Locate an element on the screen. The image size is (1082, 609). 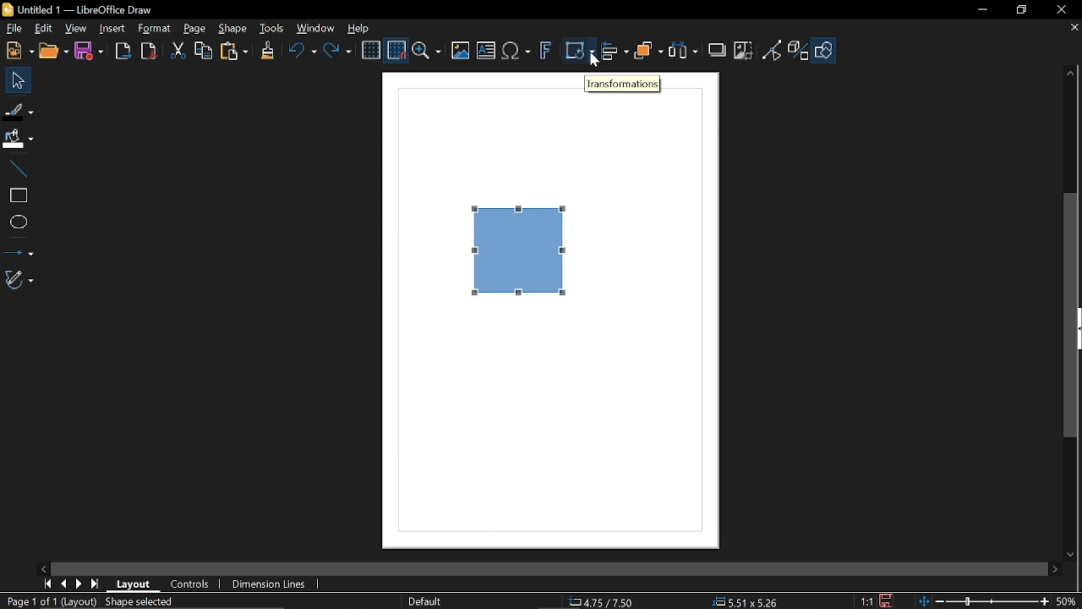
Window is located at coordinates (316, 28).